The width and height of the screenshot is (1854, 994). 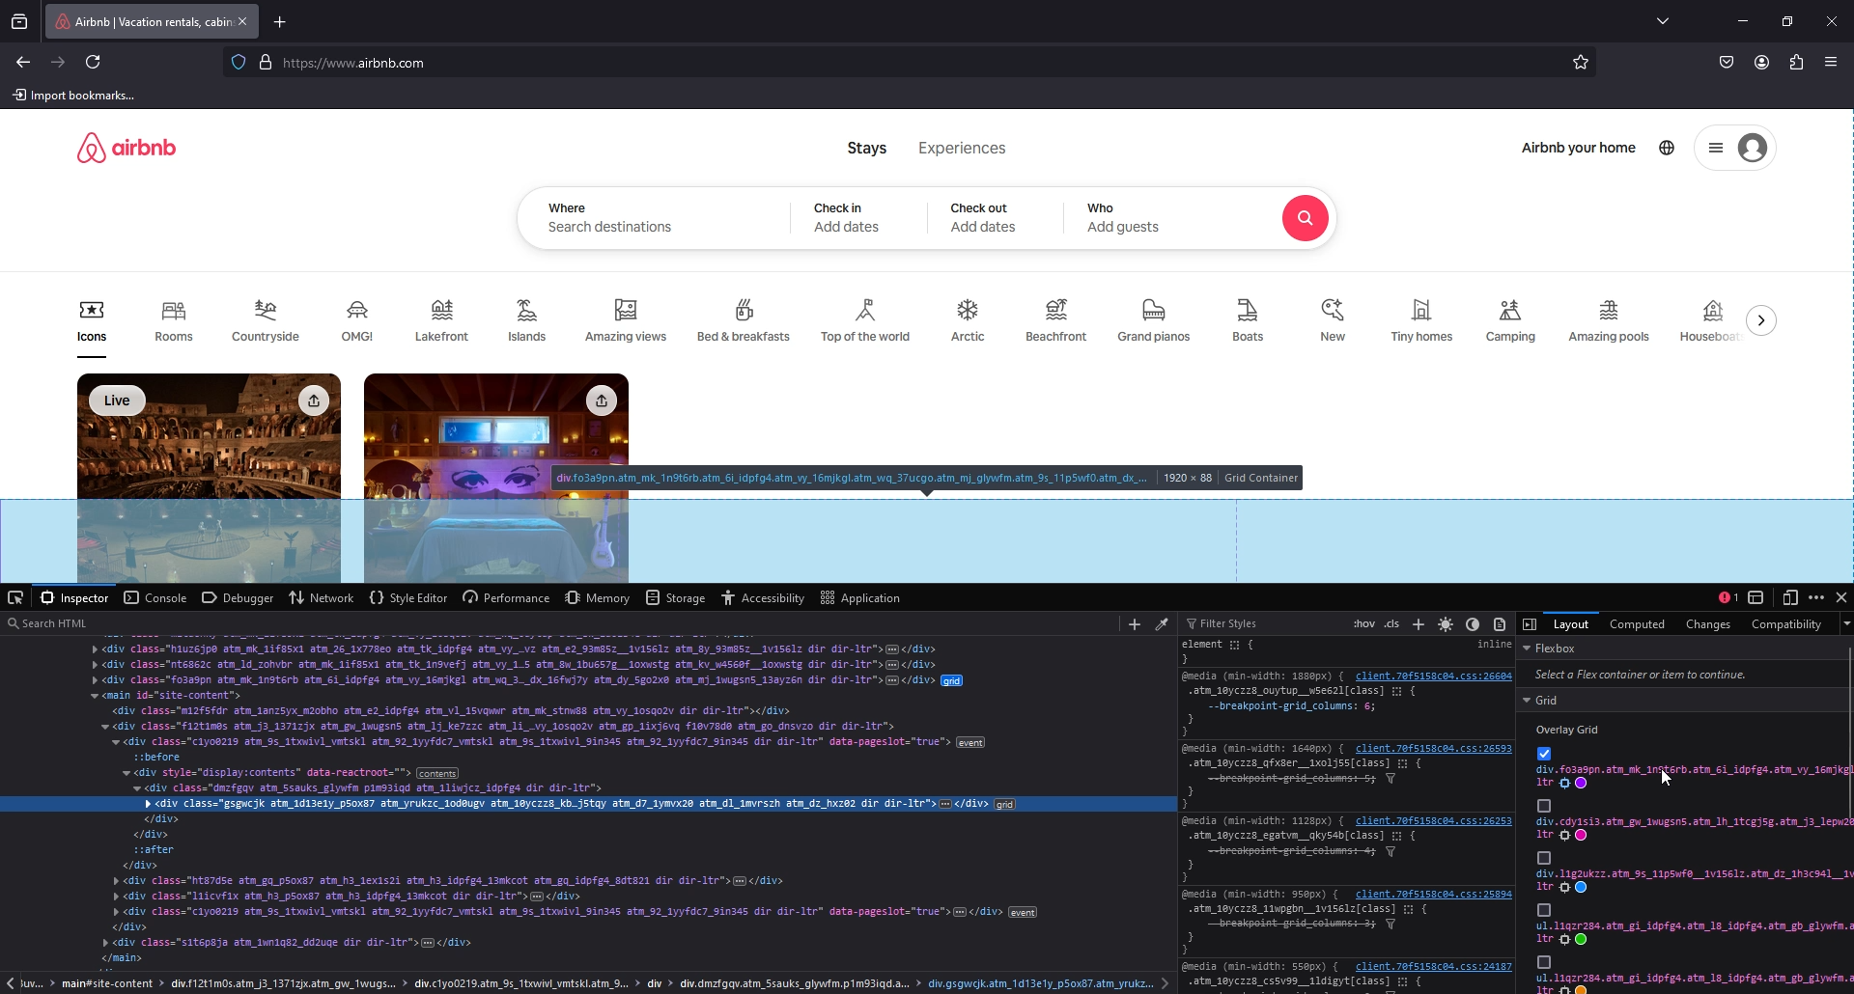 What do you see at coordinates (1571, 622) in the screenshot?
I see `layout` at bounding box center [1571, 622].